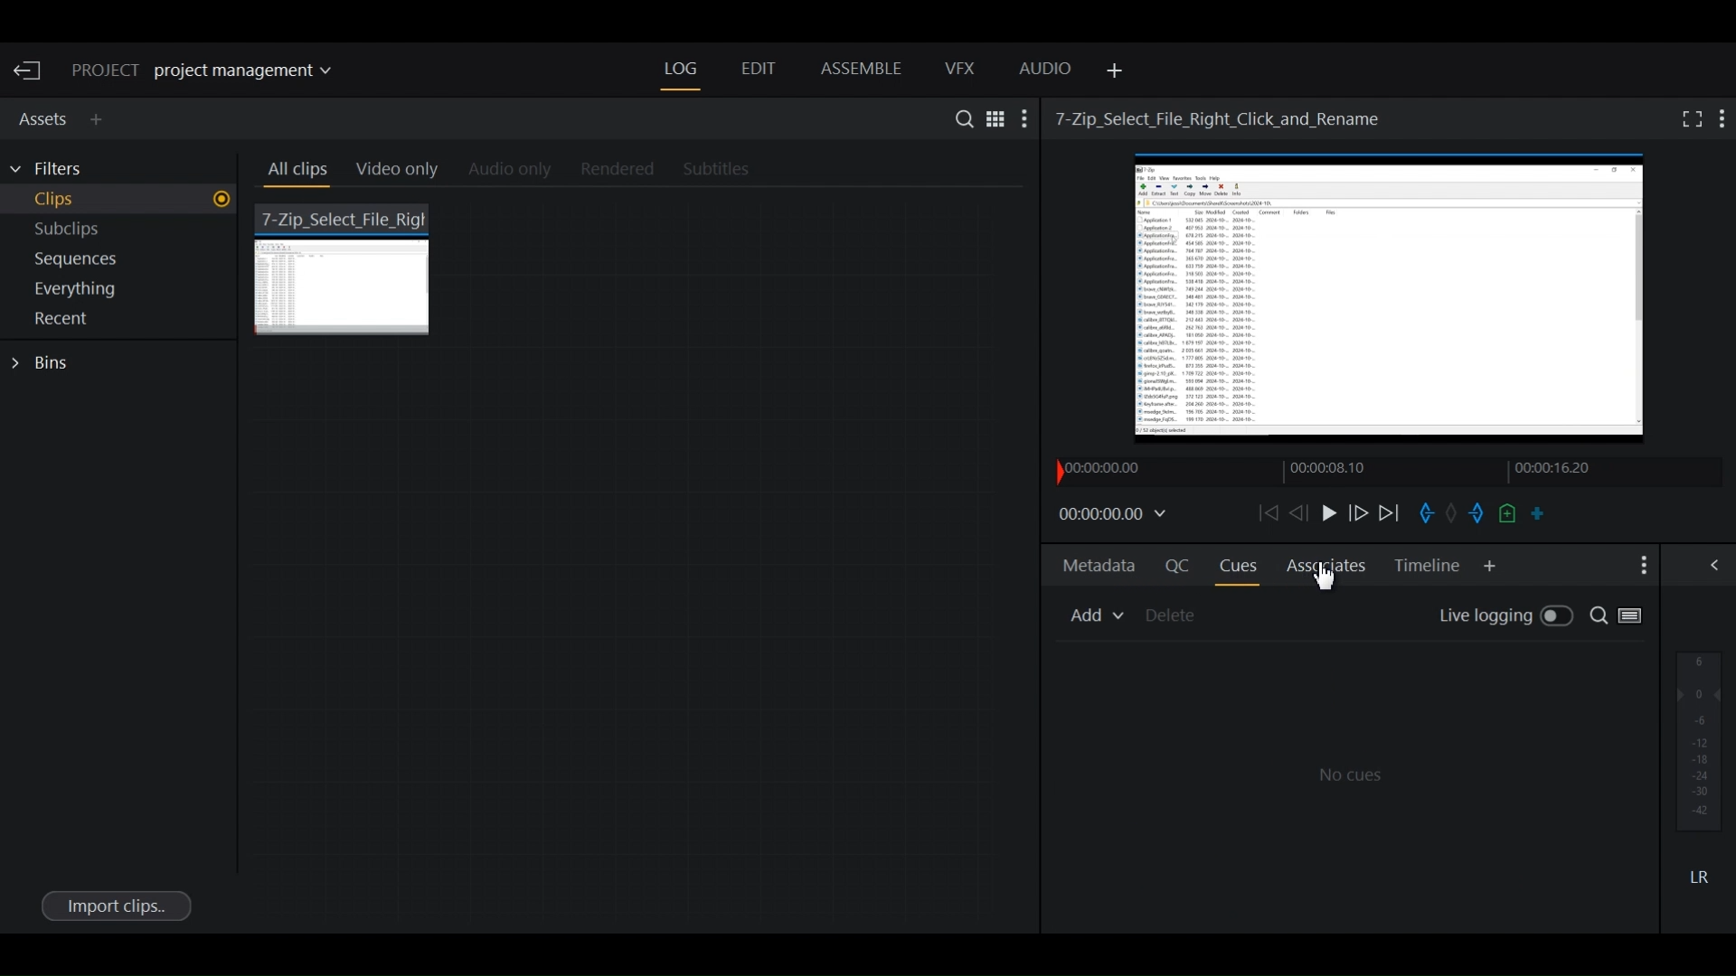 The height and width of the screenshot is (976, 1736). What do you see at coordinates (405, 173) in the screenshot?
I see `Video Only` at bounding box center [405, 173].